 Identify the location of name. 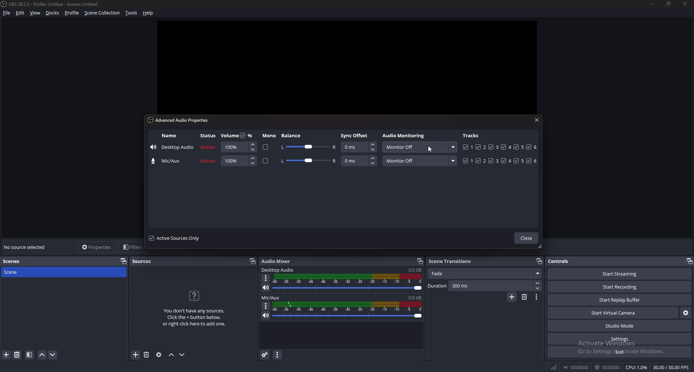
(172, 147).